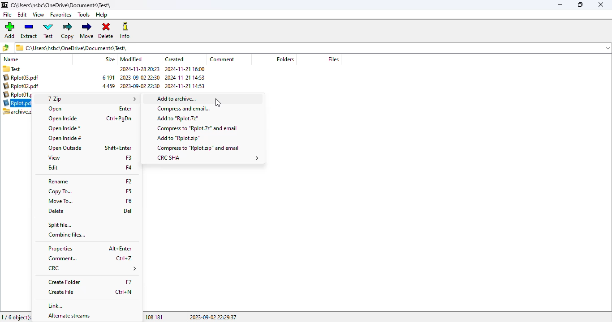 This screenshot has width=612, height=322. Describe the element at coordinates (61, 201) in the screenshot. I see `move to` at that location.